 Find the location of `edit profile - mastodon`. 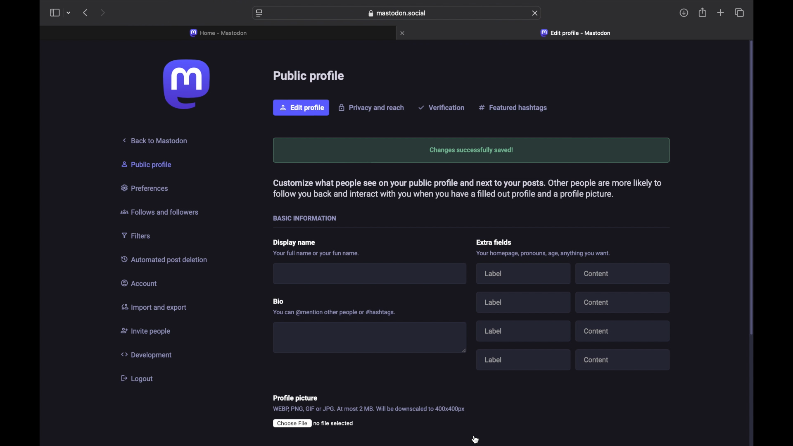

edit profile - mastodon is located at coordinates (577, 33).